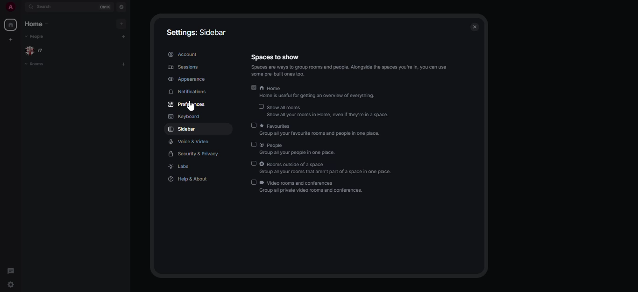 The height and width of the screenshot is (292, 638). Describe the element at coordinates (183, 116) in the screenshot. I see `keyboard` at that location.